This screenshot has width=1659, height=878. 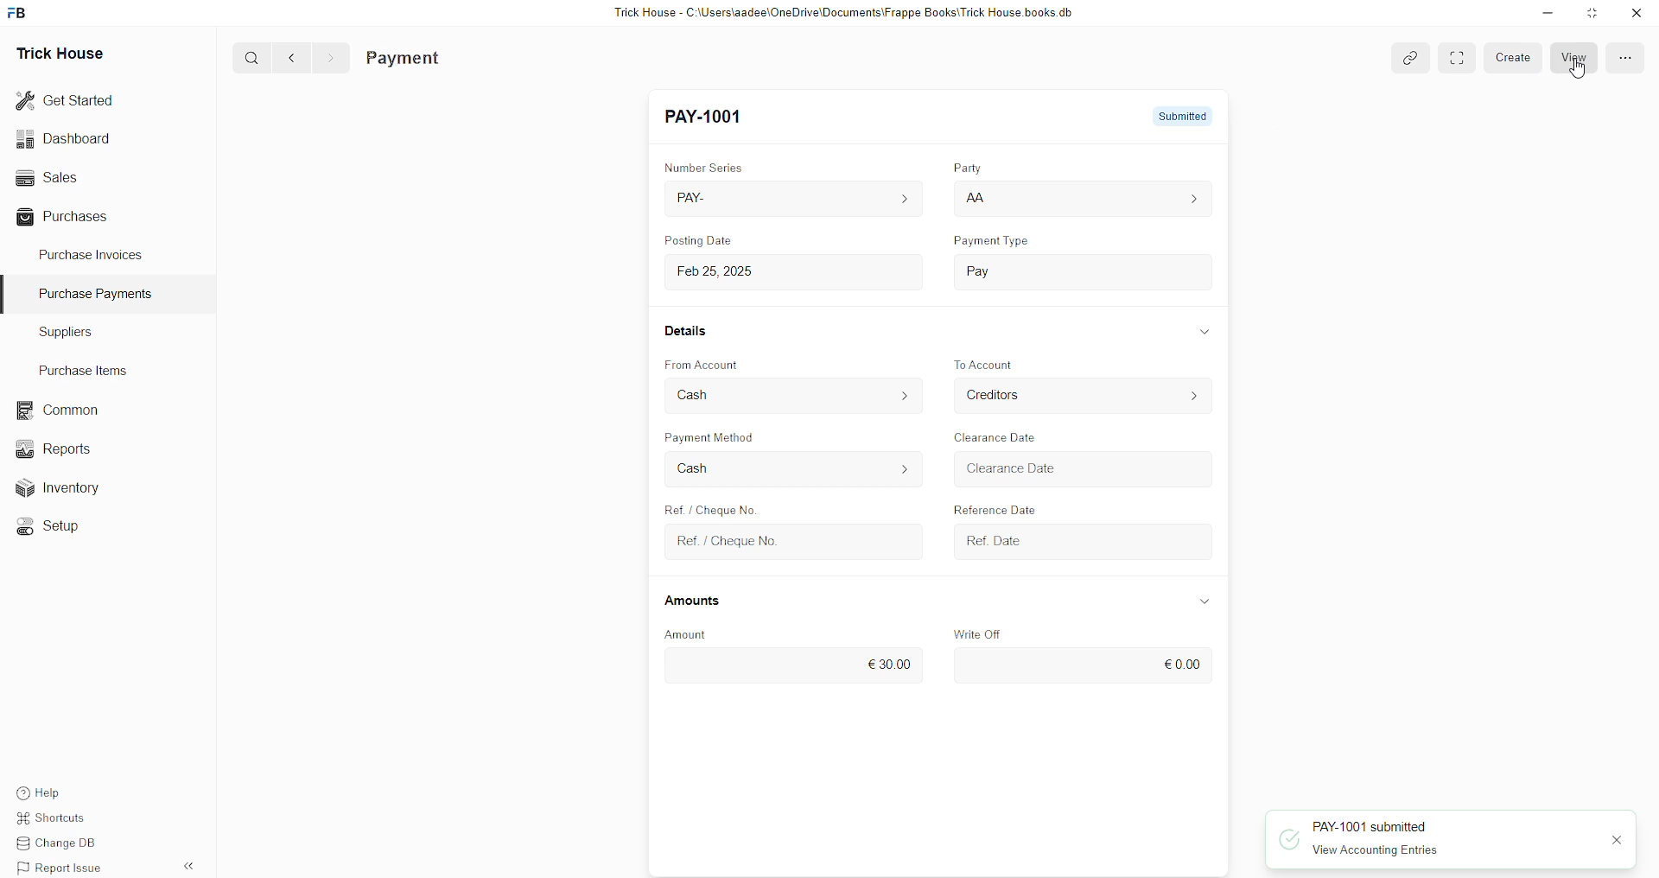 What do you see at coordinates (1002, 364) in the screenshot?
I see `to account` at bounding box center [1002, 364].